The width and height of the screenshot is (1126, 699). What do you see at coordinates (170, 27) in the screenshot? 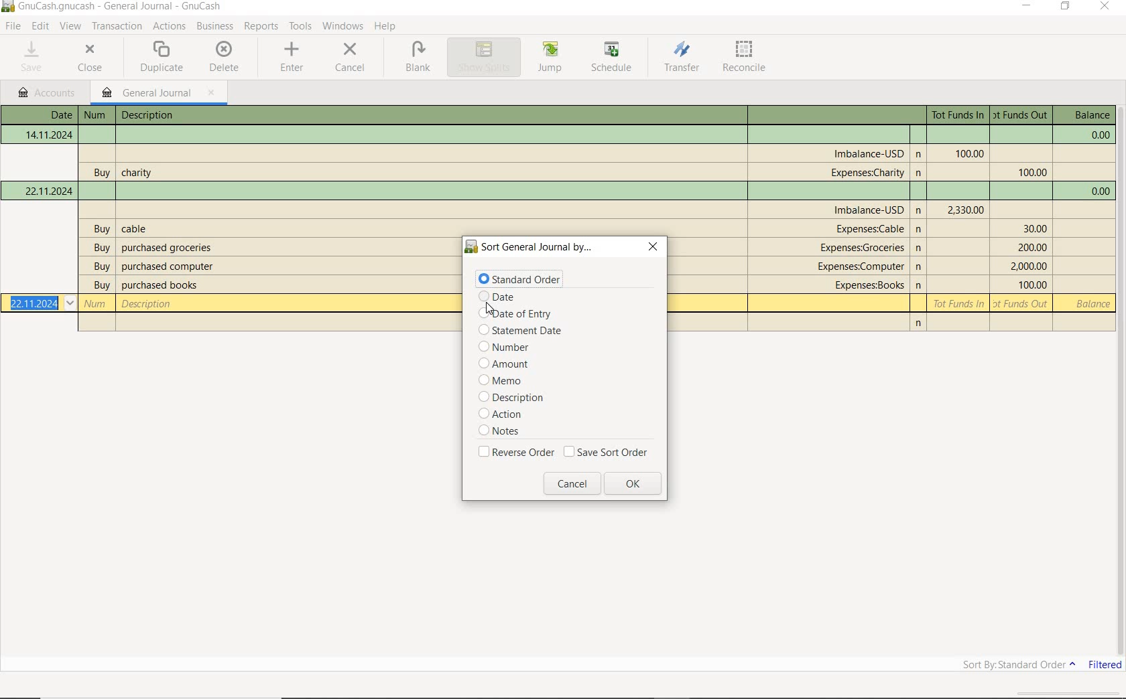
I see `ACTIONS` at bounding box center [170, 27].